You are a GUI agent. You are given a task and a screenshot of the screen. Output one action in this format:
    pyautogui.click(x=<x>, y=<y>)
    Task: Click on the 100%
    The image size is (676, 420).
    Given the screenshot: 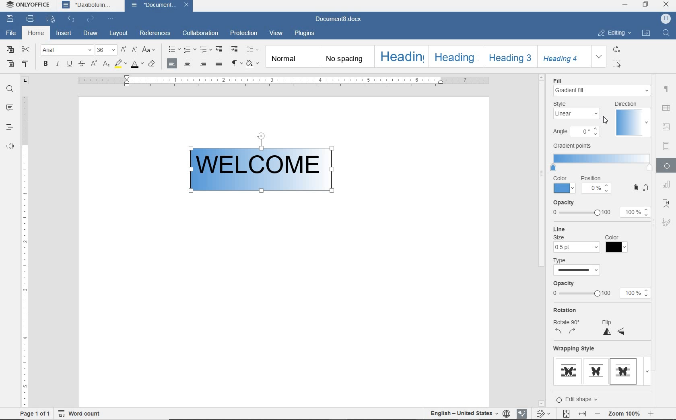 What is the action you would take?
    pyautogui.click(x=630, y=292)
    